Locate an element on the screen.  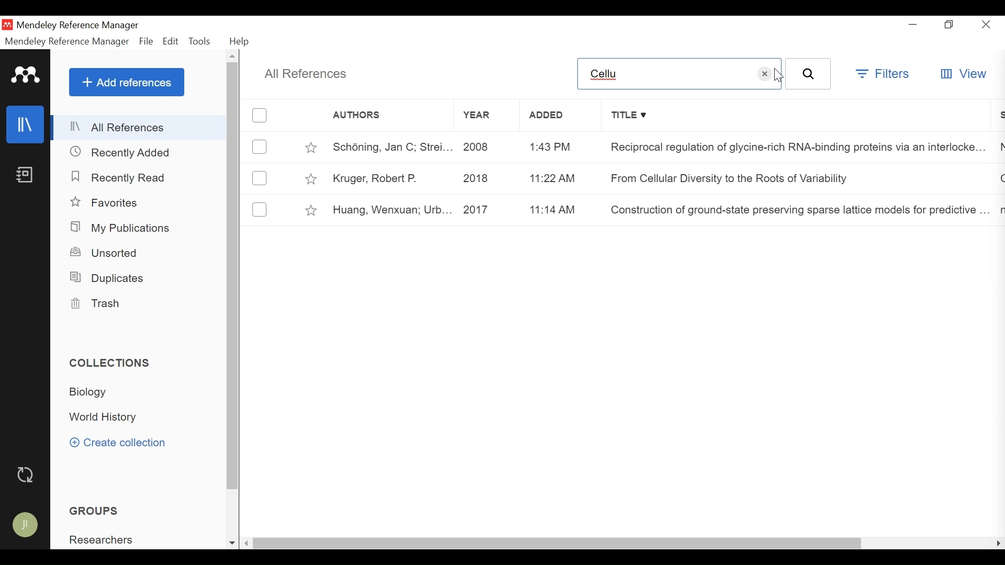
Reciprocal regulation of glycine-rich RNA-binding proteins via an interlocke. is located at coordinates (790, 148).